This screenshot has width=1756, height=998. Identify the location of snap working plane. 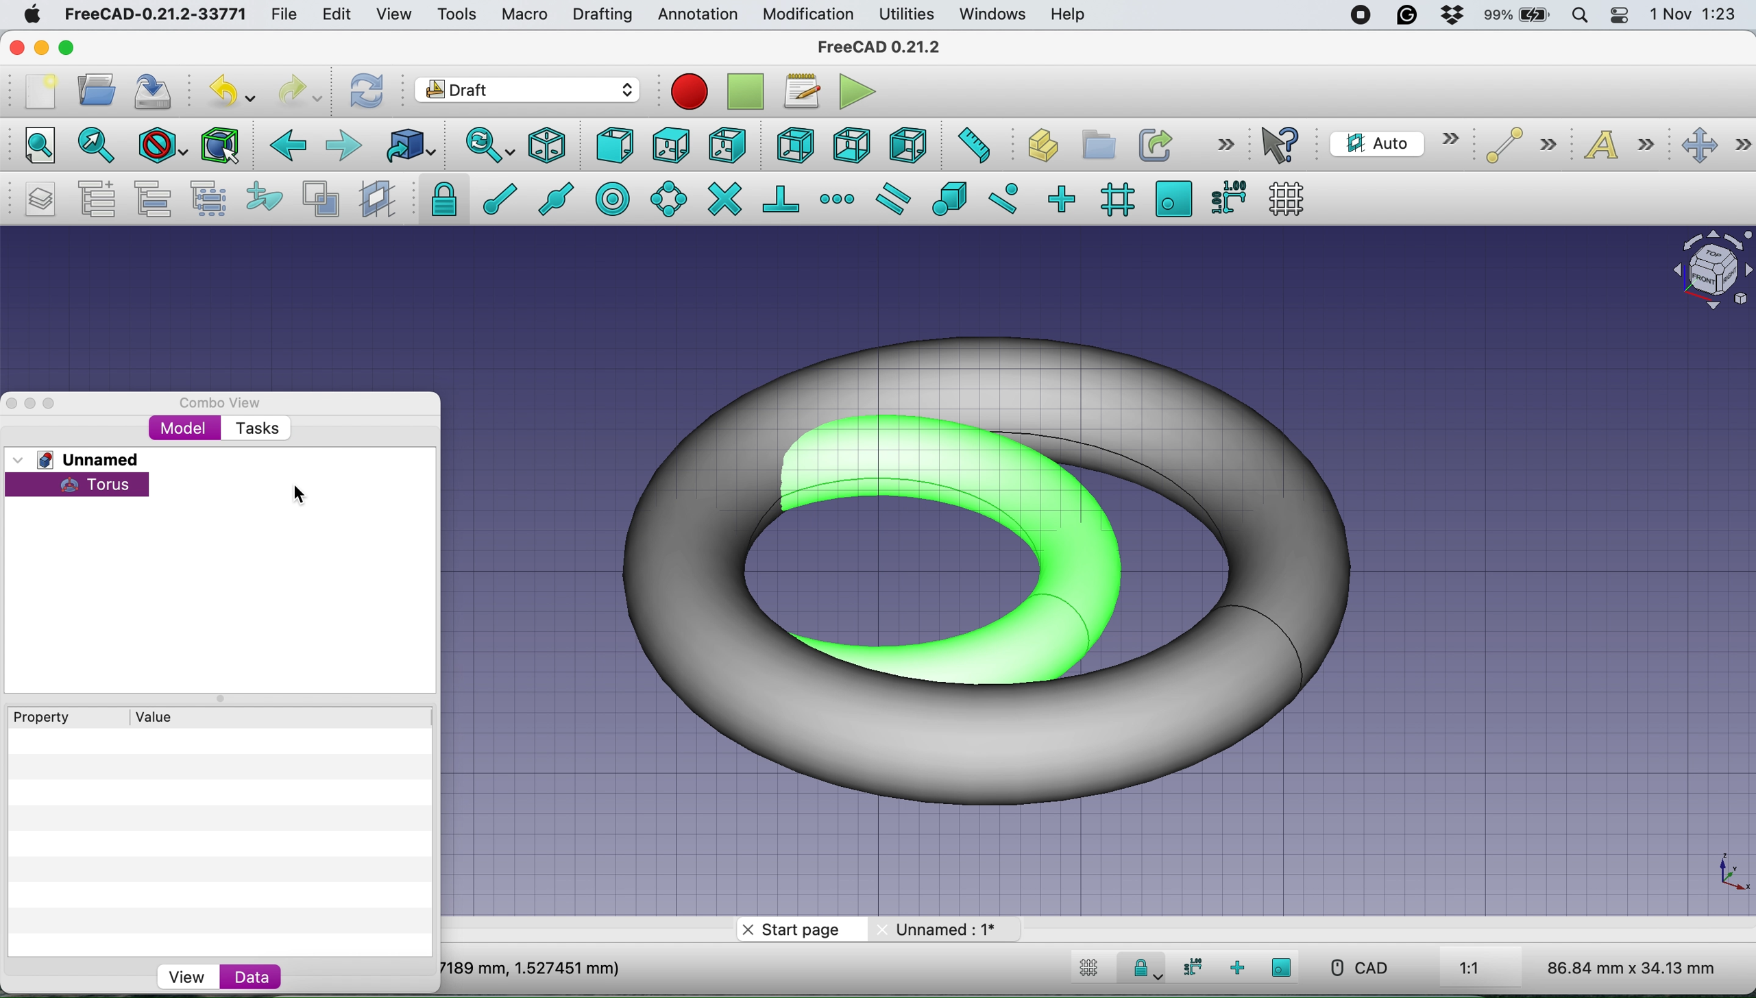
(1173, 198).